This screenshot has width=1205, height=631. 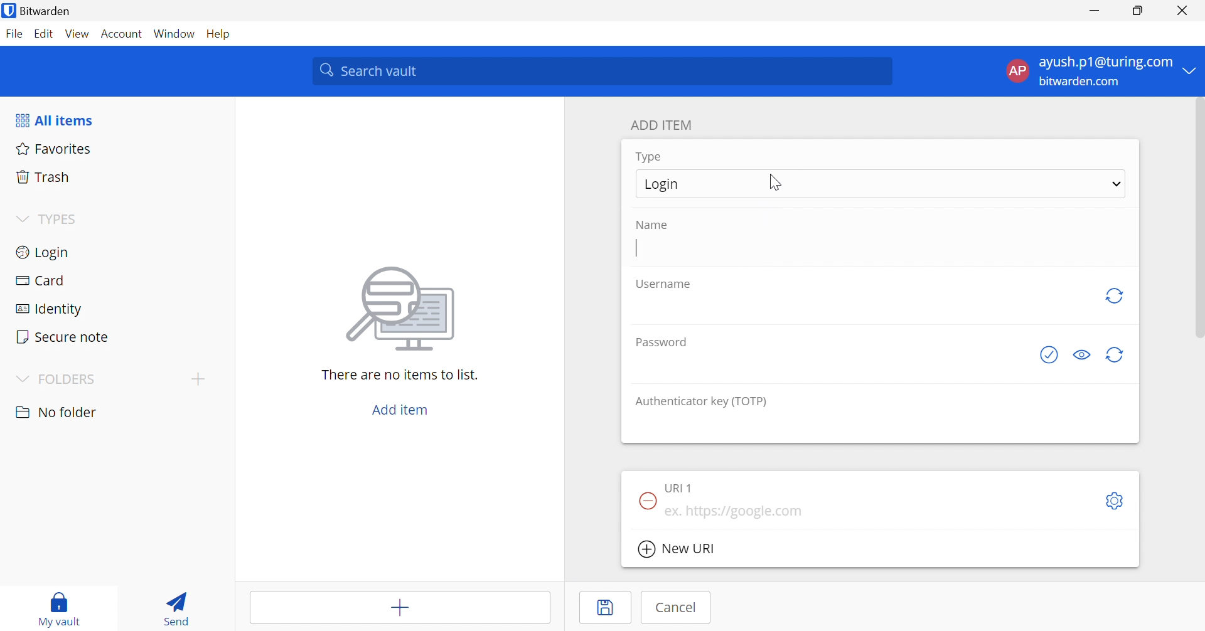 I want to click on Save, so click(x=604, y=608).